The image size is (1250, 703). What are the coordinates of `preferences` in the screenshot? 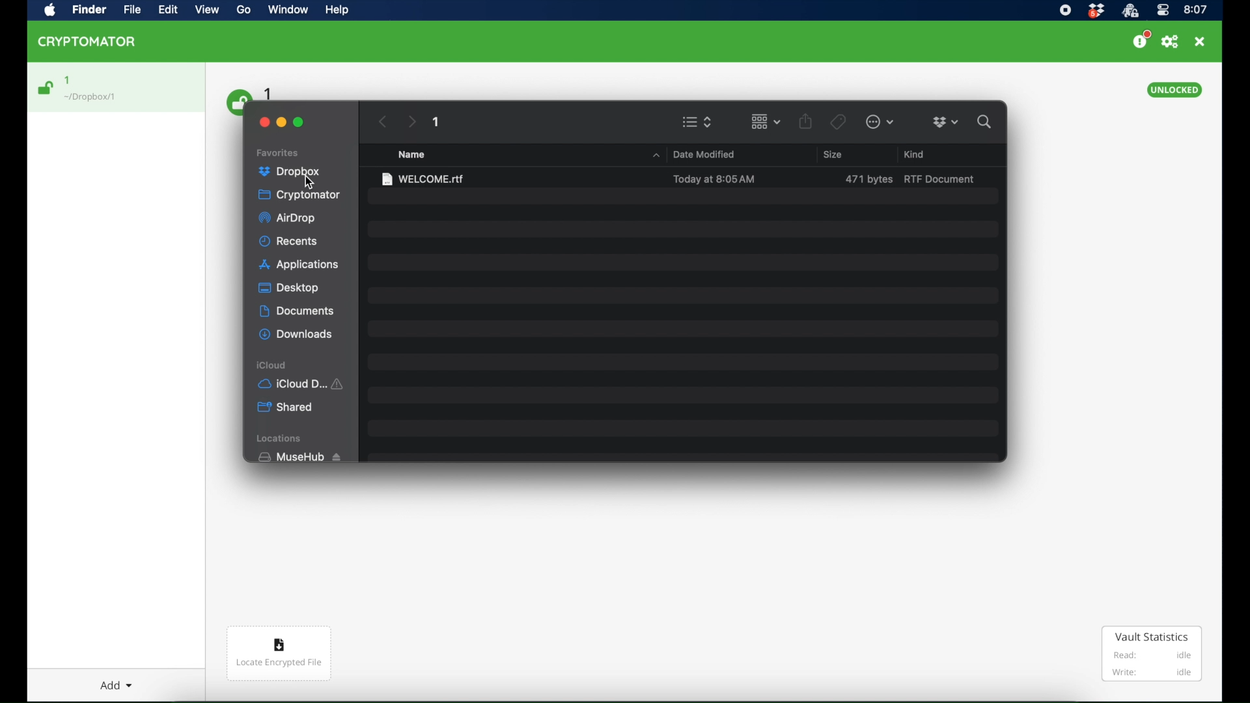 It's located at (1170, 42).